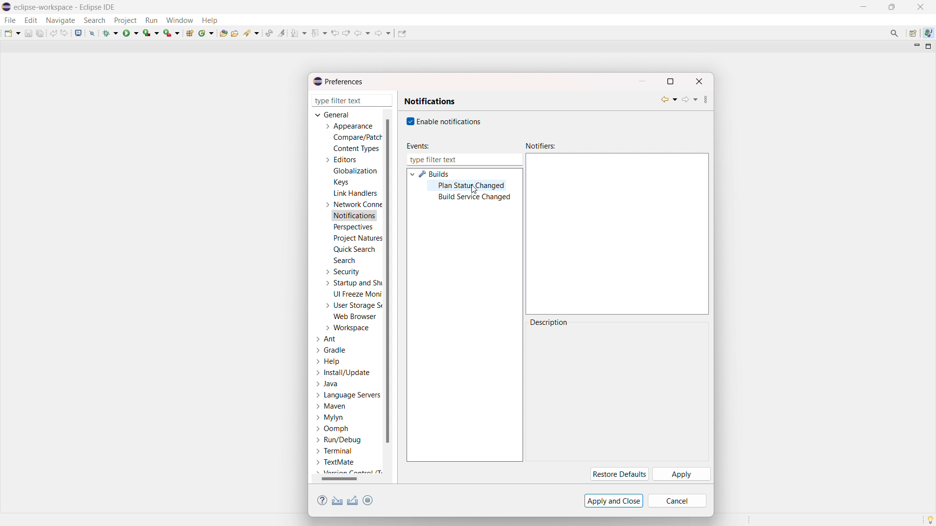  Describe the element at coordinates (66, 7) in the screenshot. I see `title` at that location.